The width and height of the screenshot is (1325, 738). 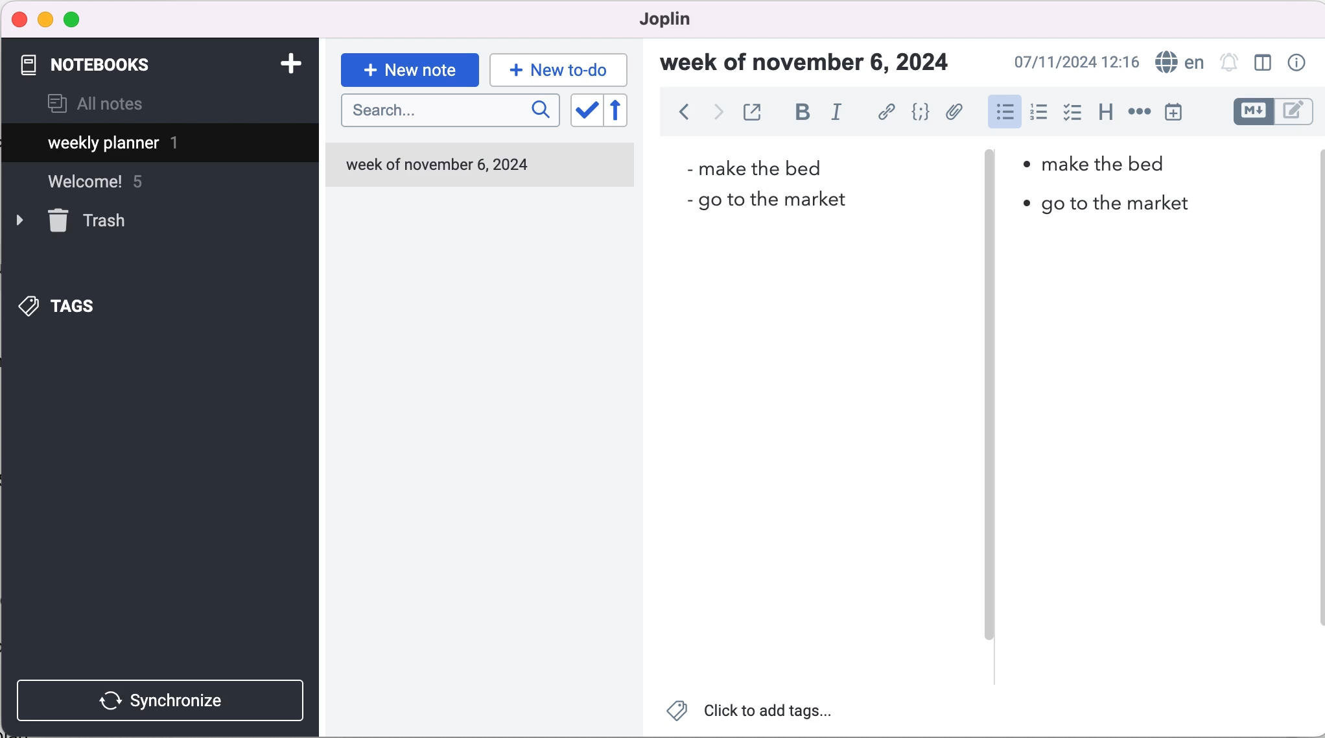 I want to click on synchronize, so click(x=163, y=700).